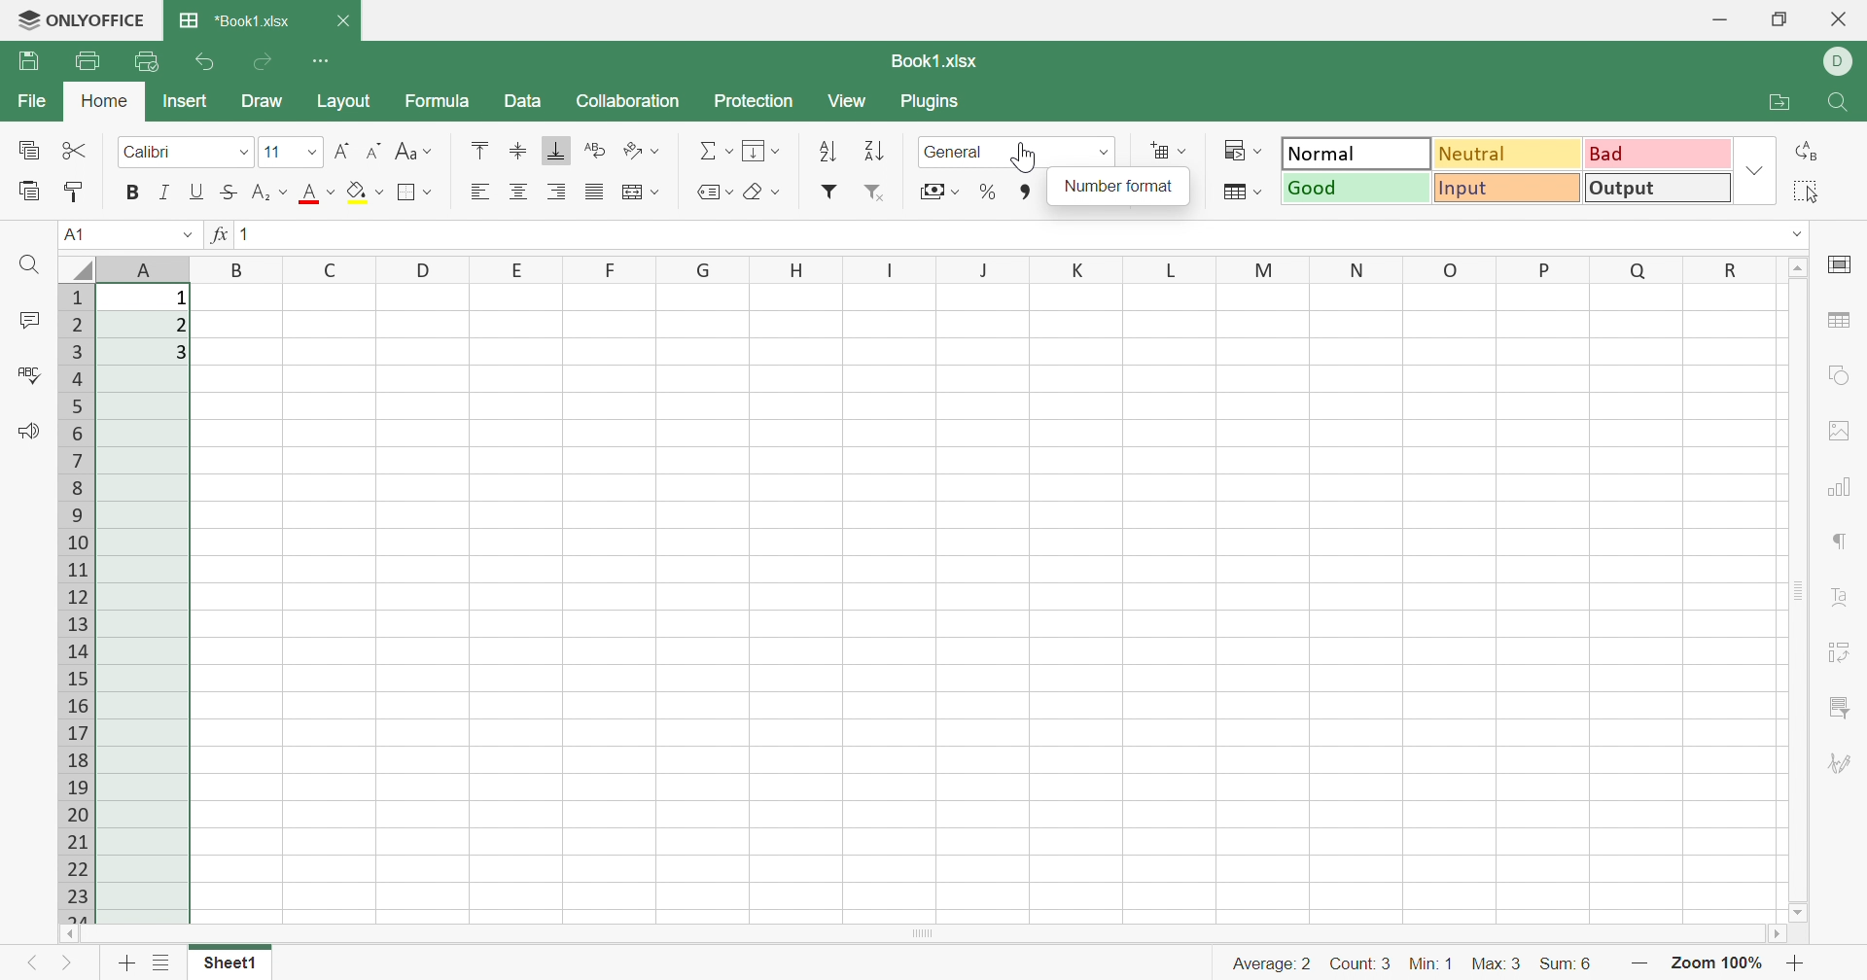 Image resolution: width=1867 pixels, height=980 pixels. Describe the element at coordinates (642, 152) in the screenshot. I see `Orientation` at that location.